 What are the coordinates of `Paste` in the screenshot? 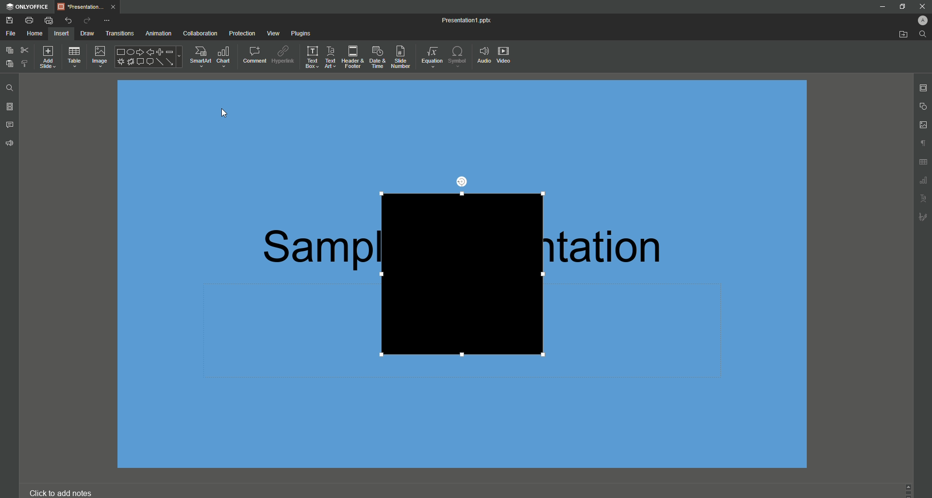 It's located at (9, 64).